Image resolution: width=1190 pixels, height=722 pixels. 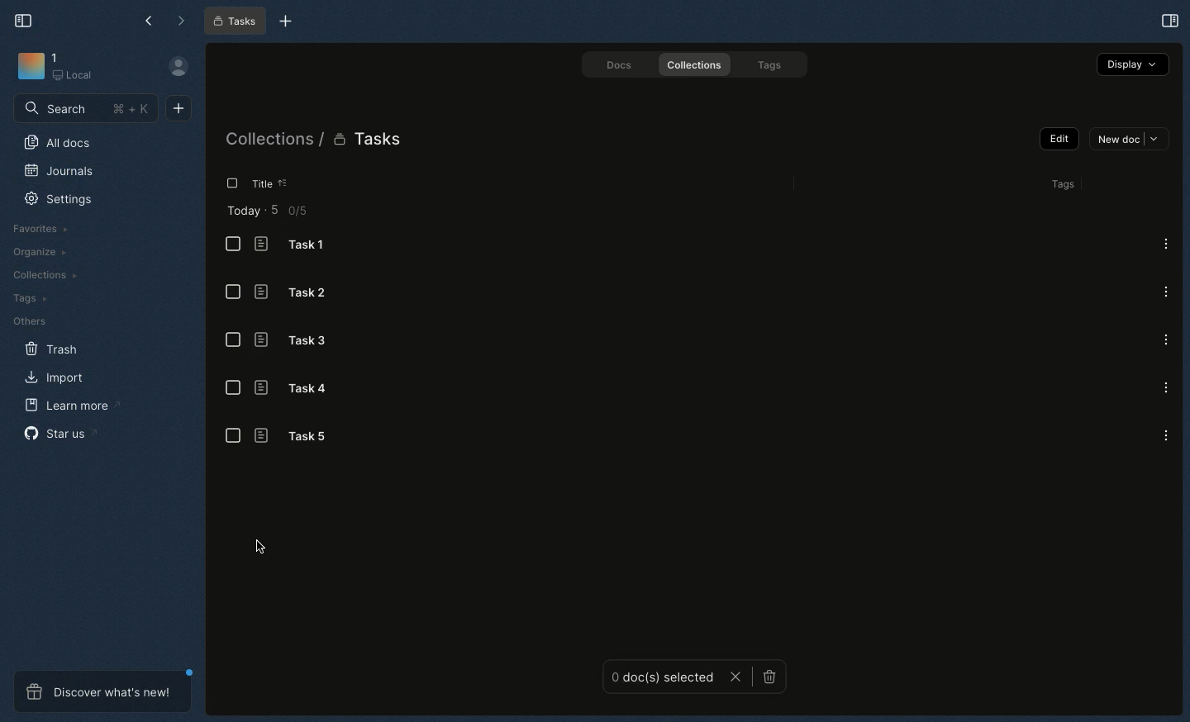 What do you see at coordinates (245, 211) in the screenshot?
I see `Today` at bounding box center [245, 211].